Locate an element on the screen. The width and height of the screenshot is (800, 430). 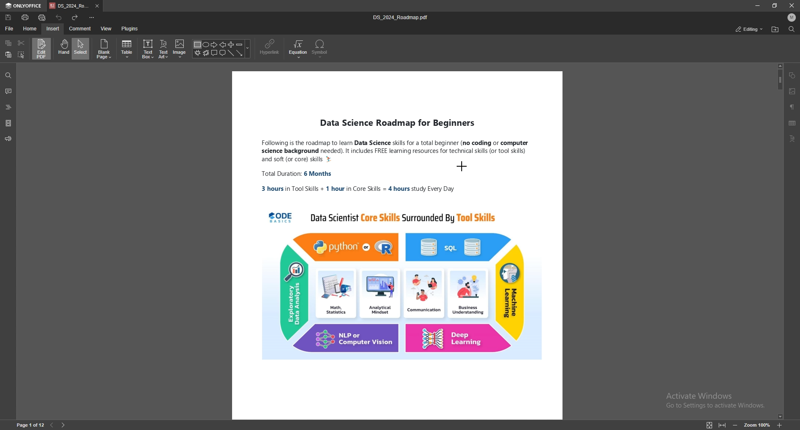
pages is located at coordinates (8, 122).